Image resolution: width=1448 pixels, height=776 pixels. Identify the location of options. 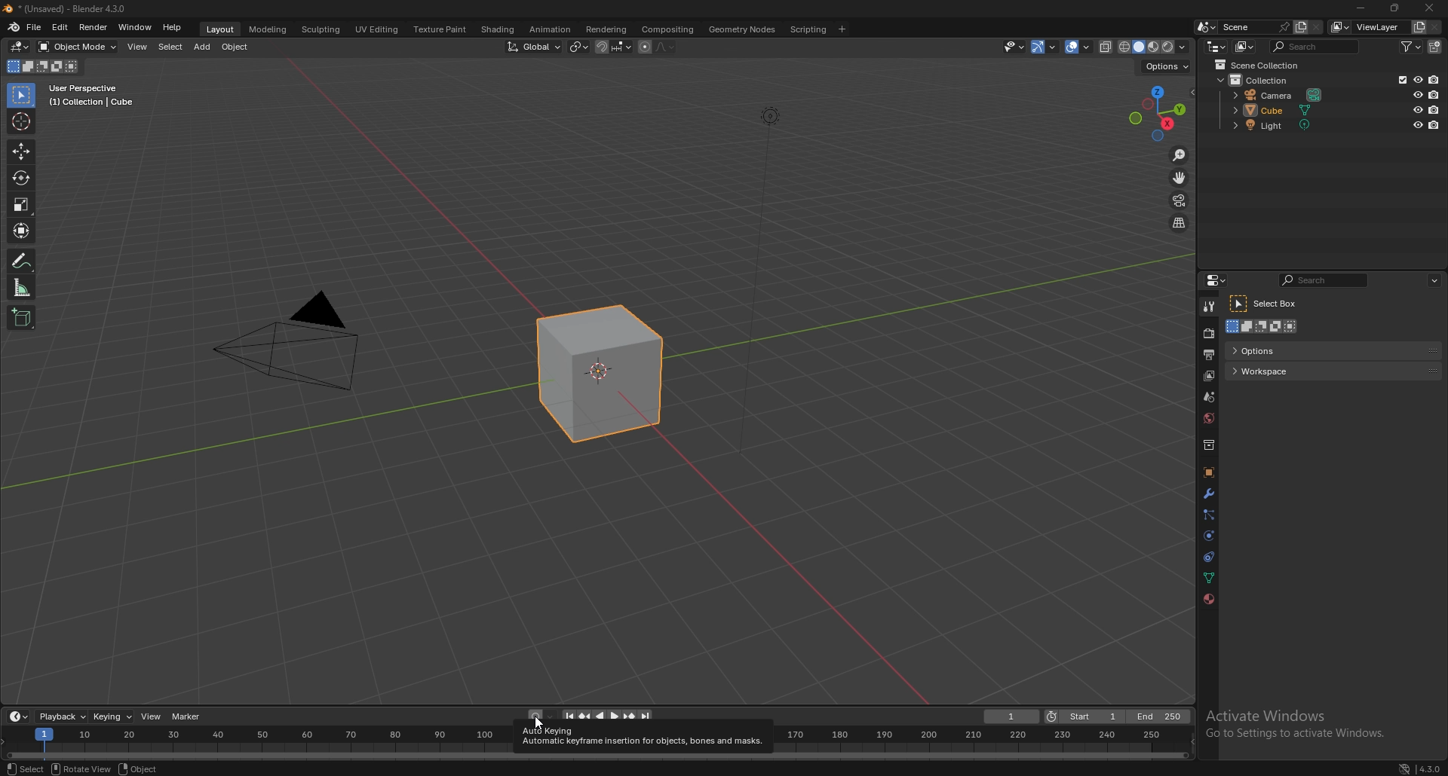
(1333, 350).